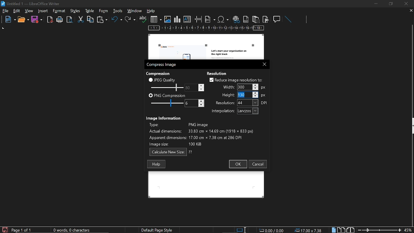 This screenshot has width=414, height=233. I want to click on standard selection, so click(242, 230).